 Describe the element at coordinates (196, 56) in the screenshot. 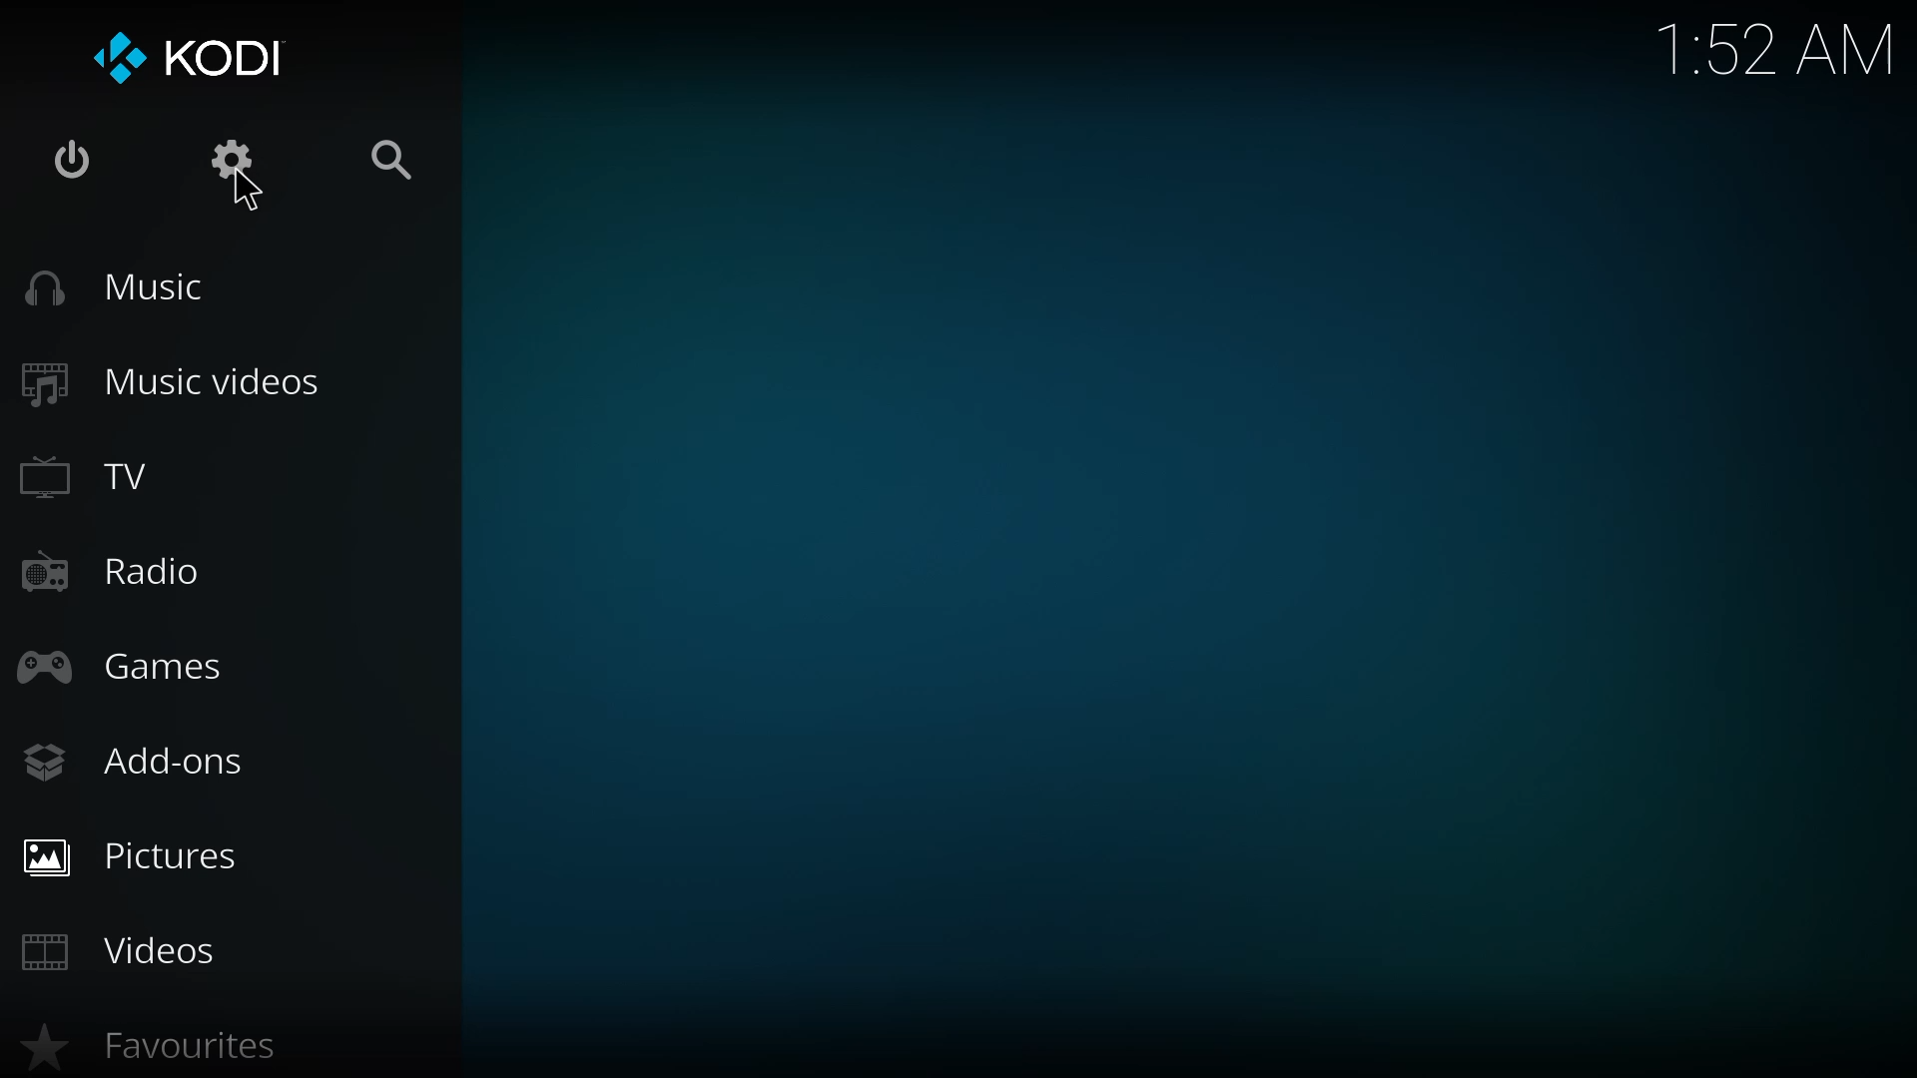

I see `kodi` at that location.